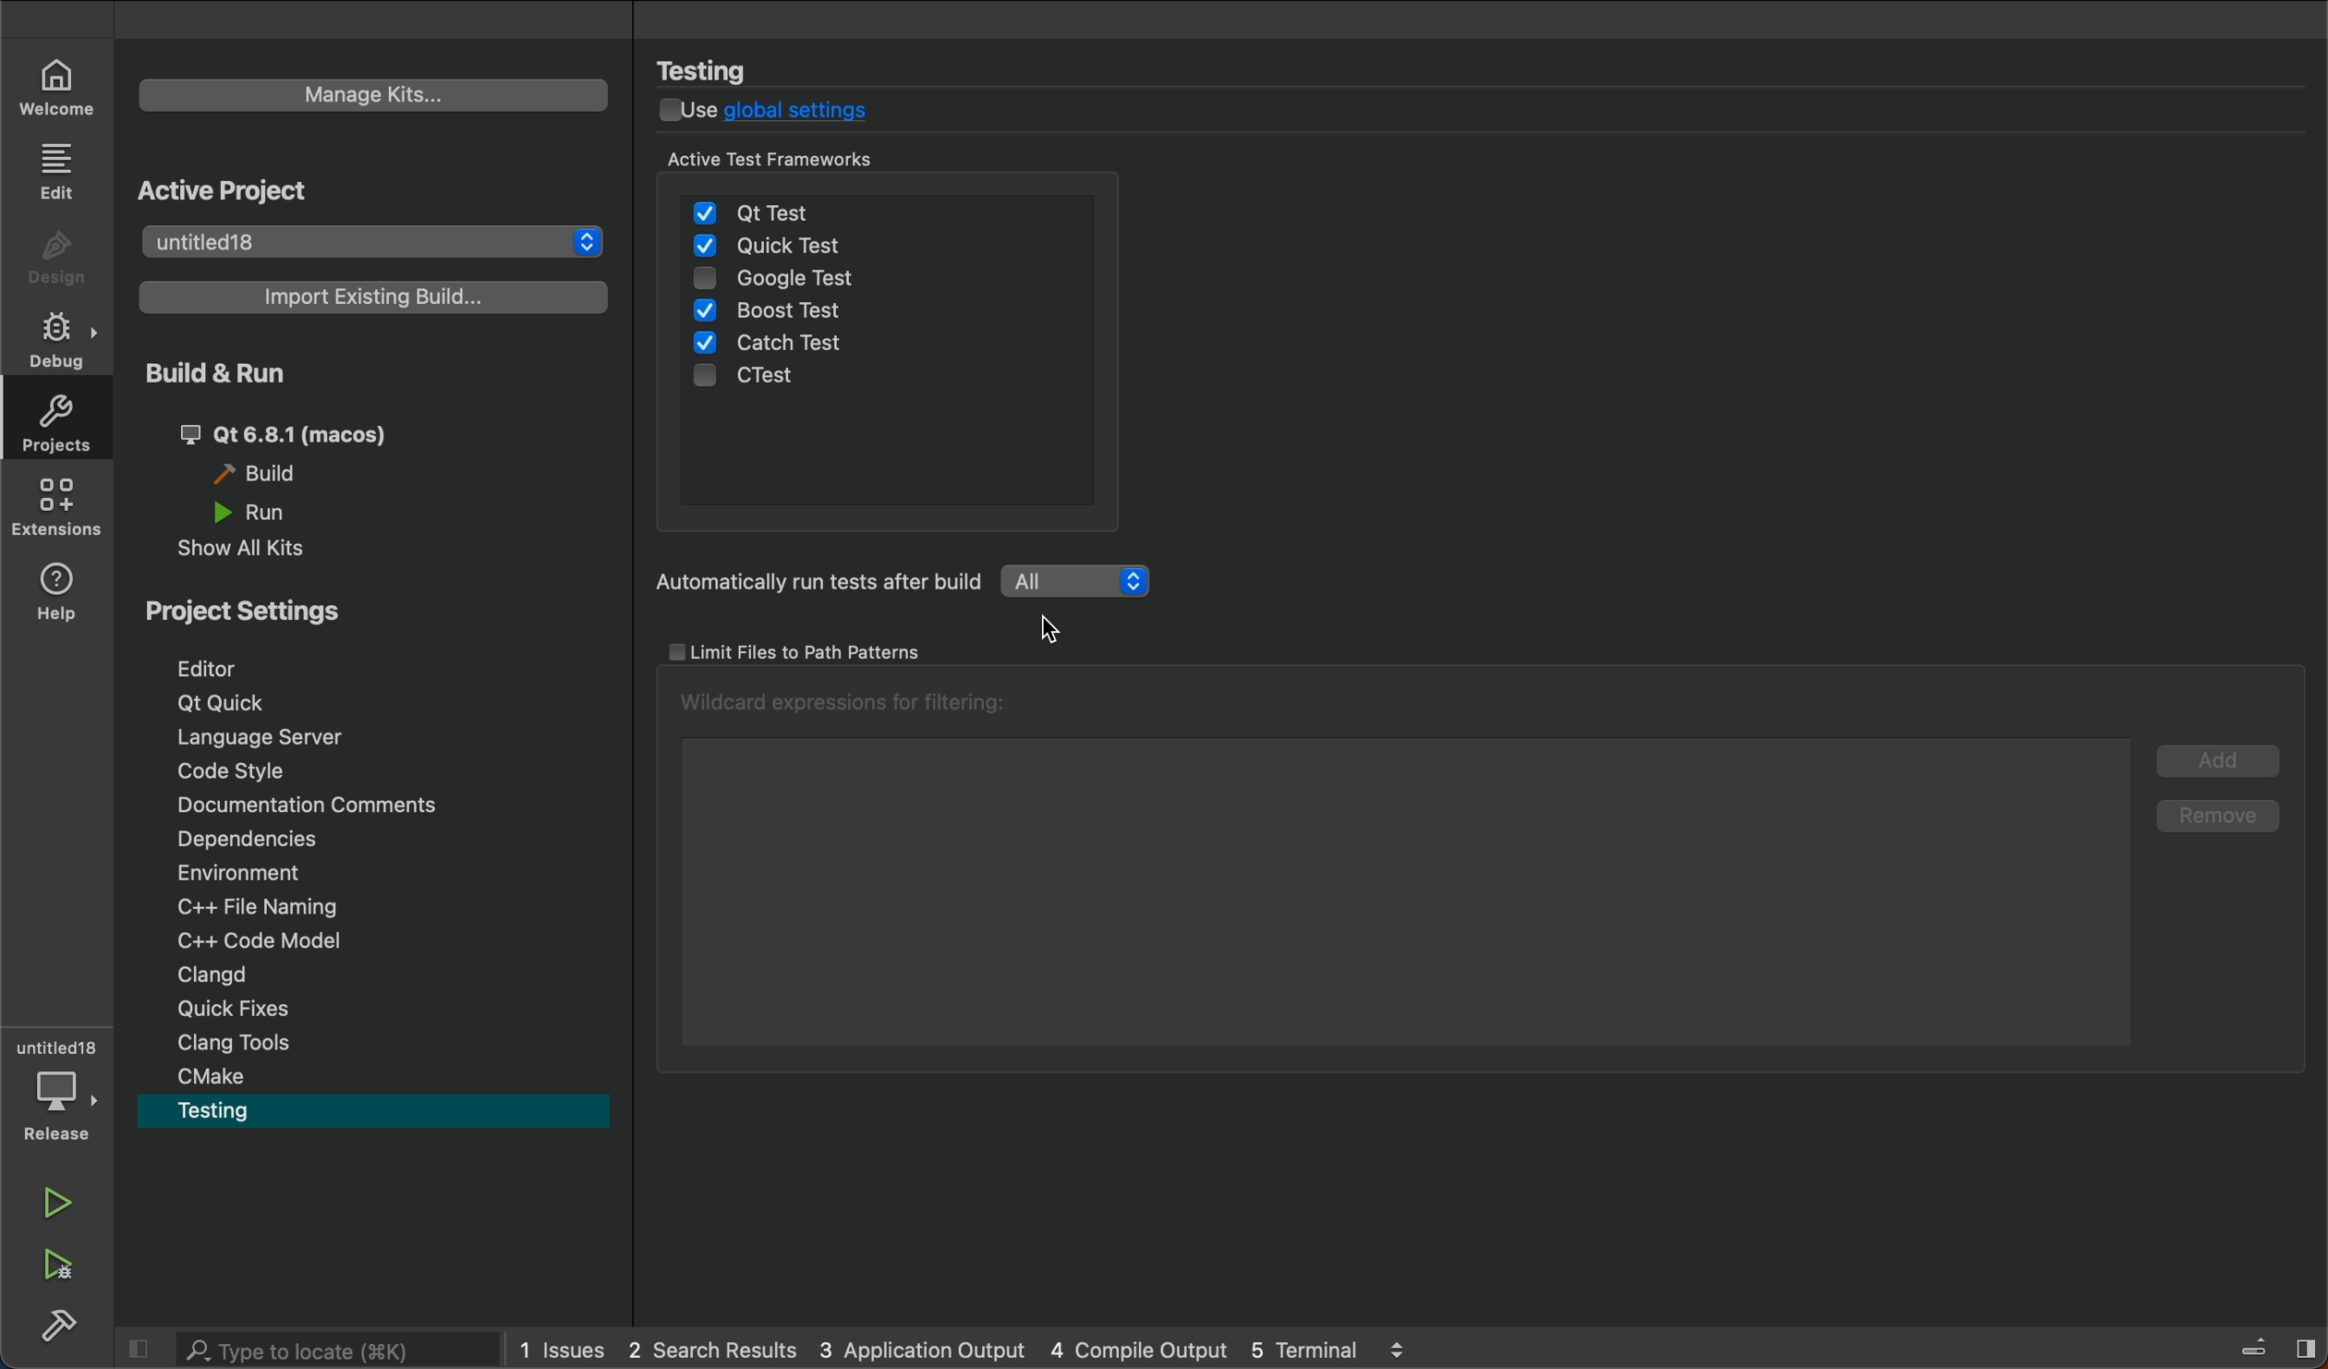 The image size is (2328, 1369). Describe the element at coordinates (262, 551) in the screenshot. I see `show all kits` at that location.